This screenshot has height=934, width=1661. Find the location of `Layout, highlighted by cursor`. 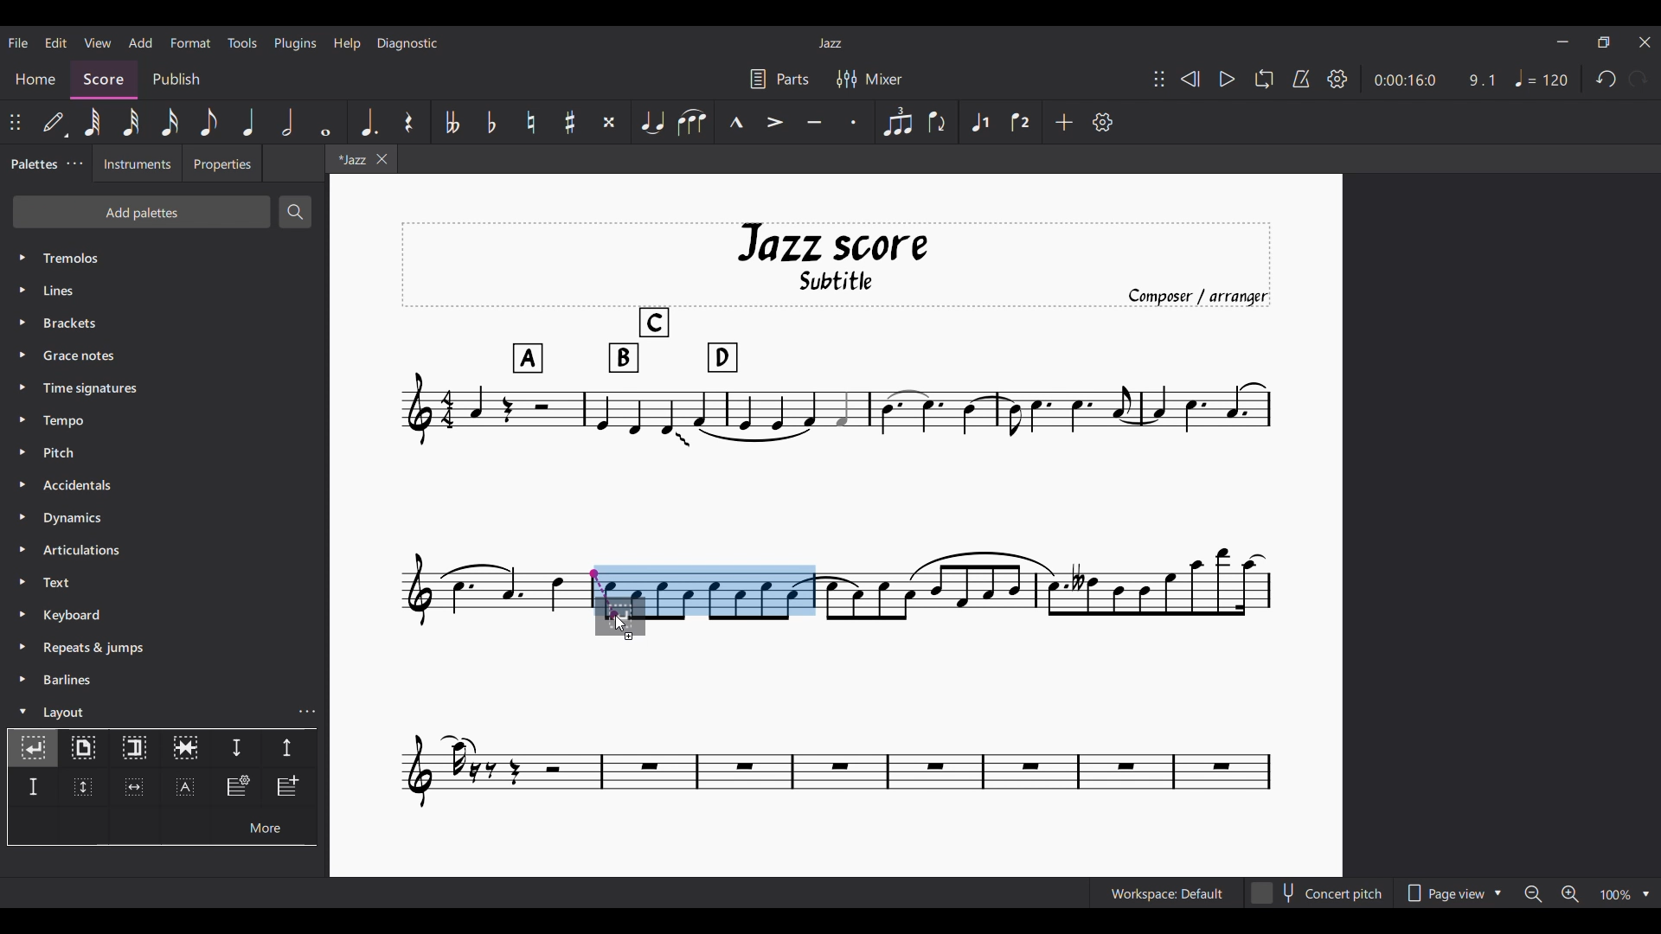

Layout, highlighted by cursor is located at coordinates (148, 711).